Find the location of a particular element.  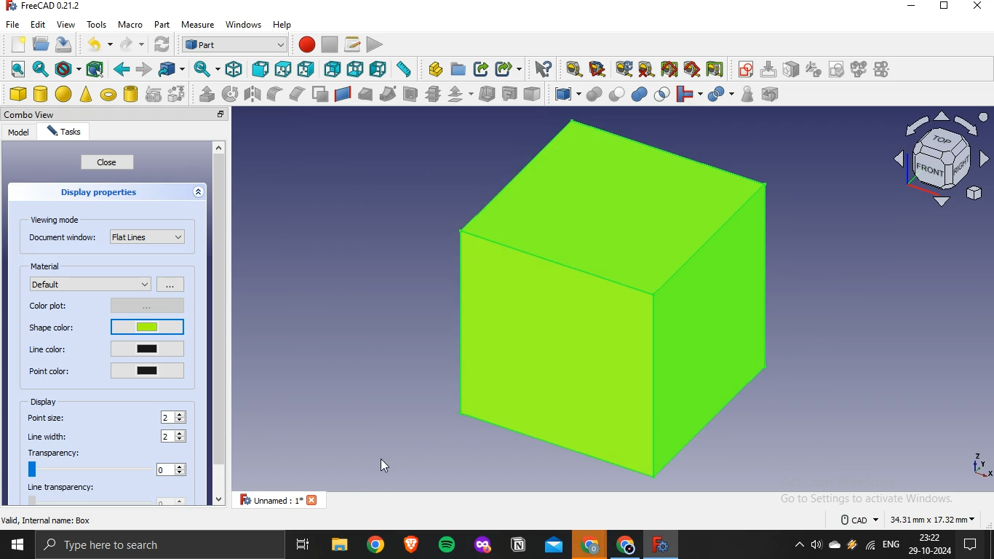

time and date is located at coordinates (931, 544).